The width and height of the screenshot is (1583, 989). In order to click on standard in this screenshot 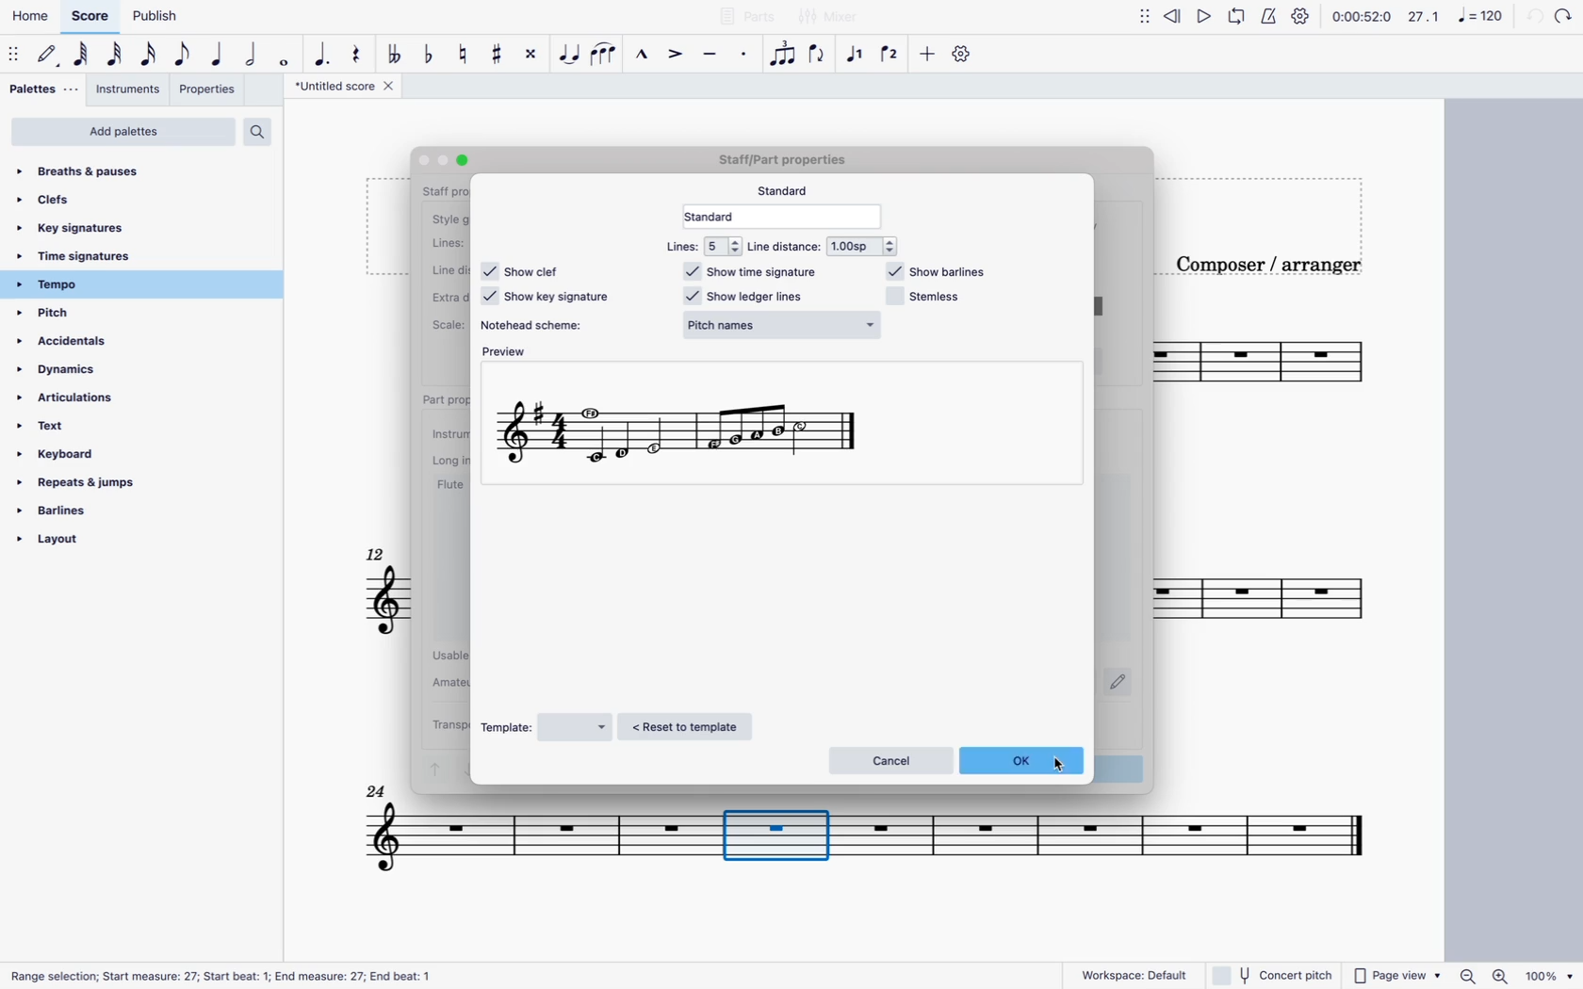, I will do `click(789, 190)`.